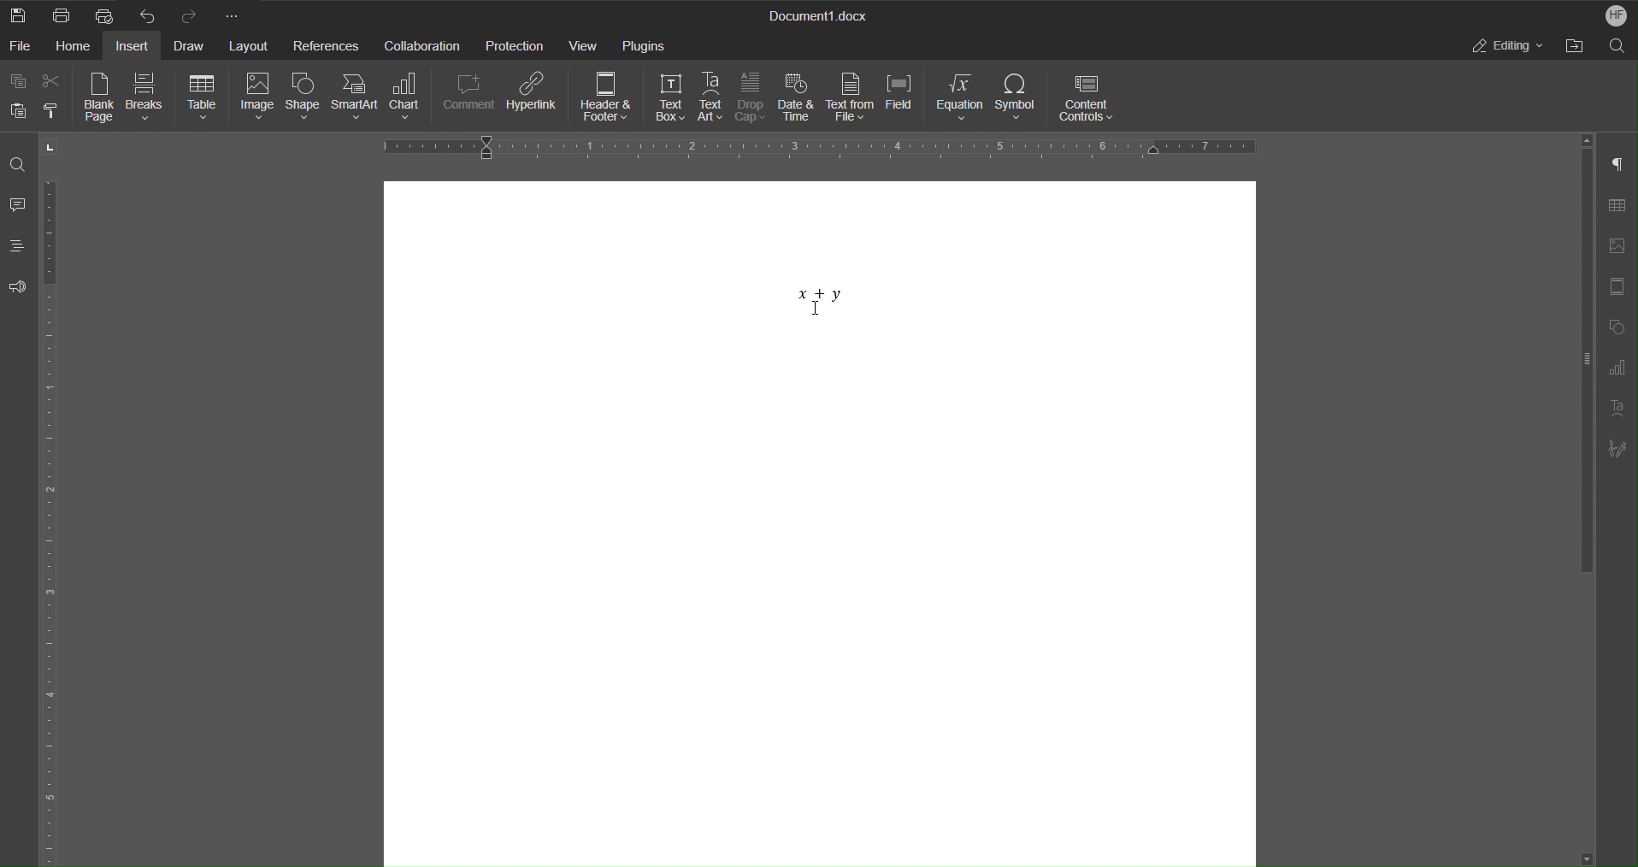 This screenshot has width=1638, height=867. I want to click on Hyperlink, so click(536, 98).